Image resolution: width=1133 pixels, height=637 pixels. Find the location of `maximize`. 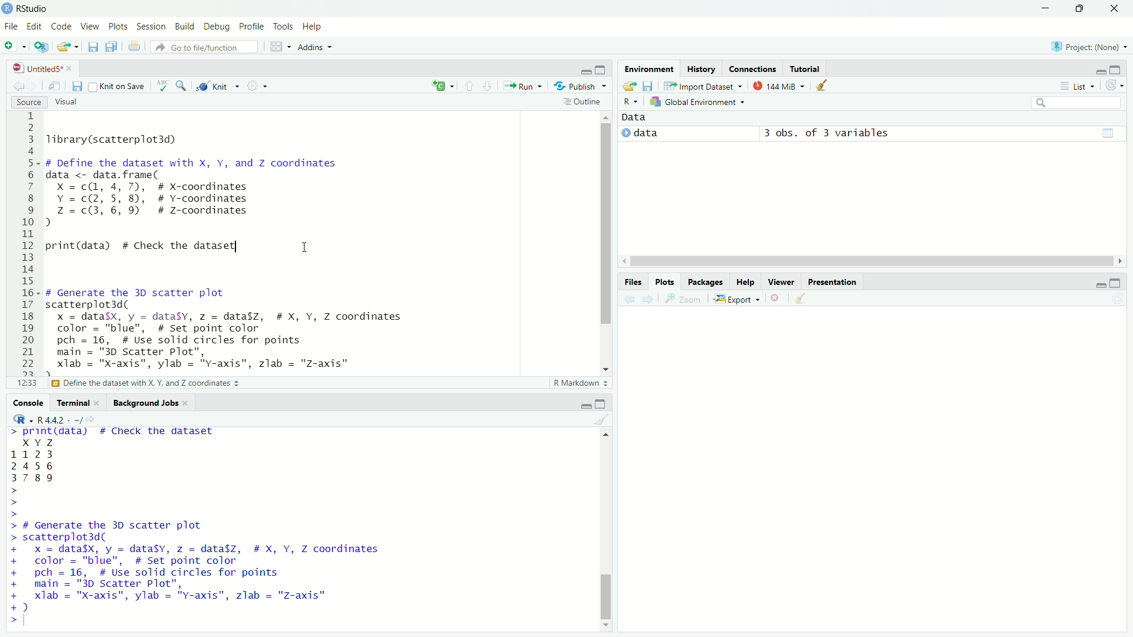

maximize is located at coordinates (1080, 9).